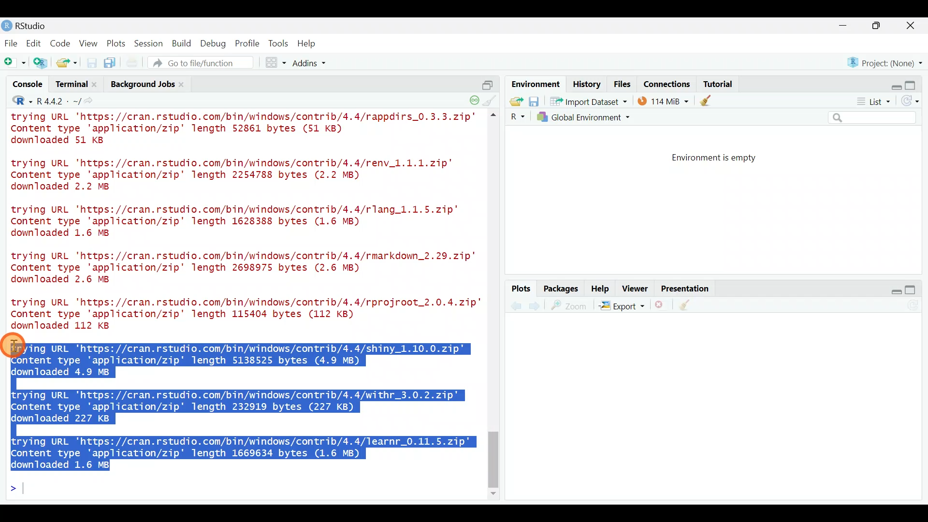  Describe the element at coordinates (308, 43) in the screenshot. I see `Help` at that location.